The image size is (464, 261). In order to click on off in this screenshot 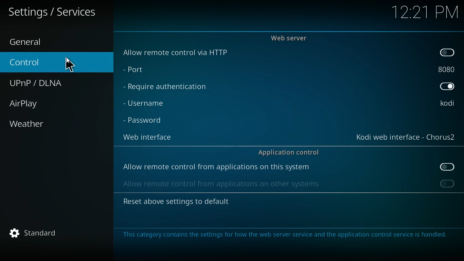, I will do `click(447, 185)`.